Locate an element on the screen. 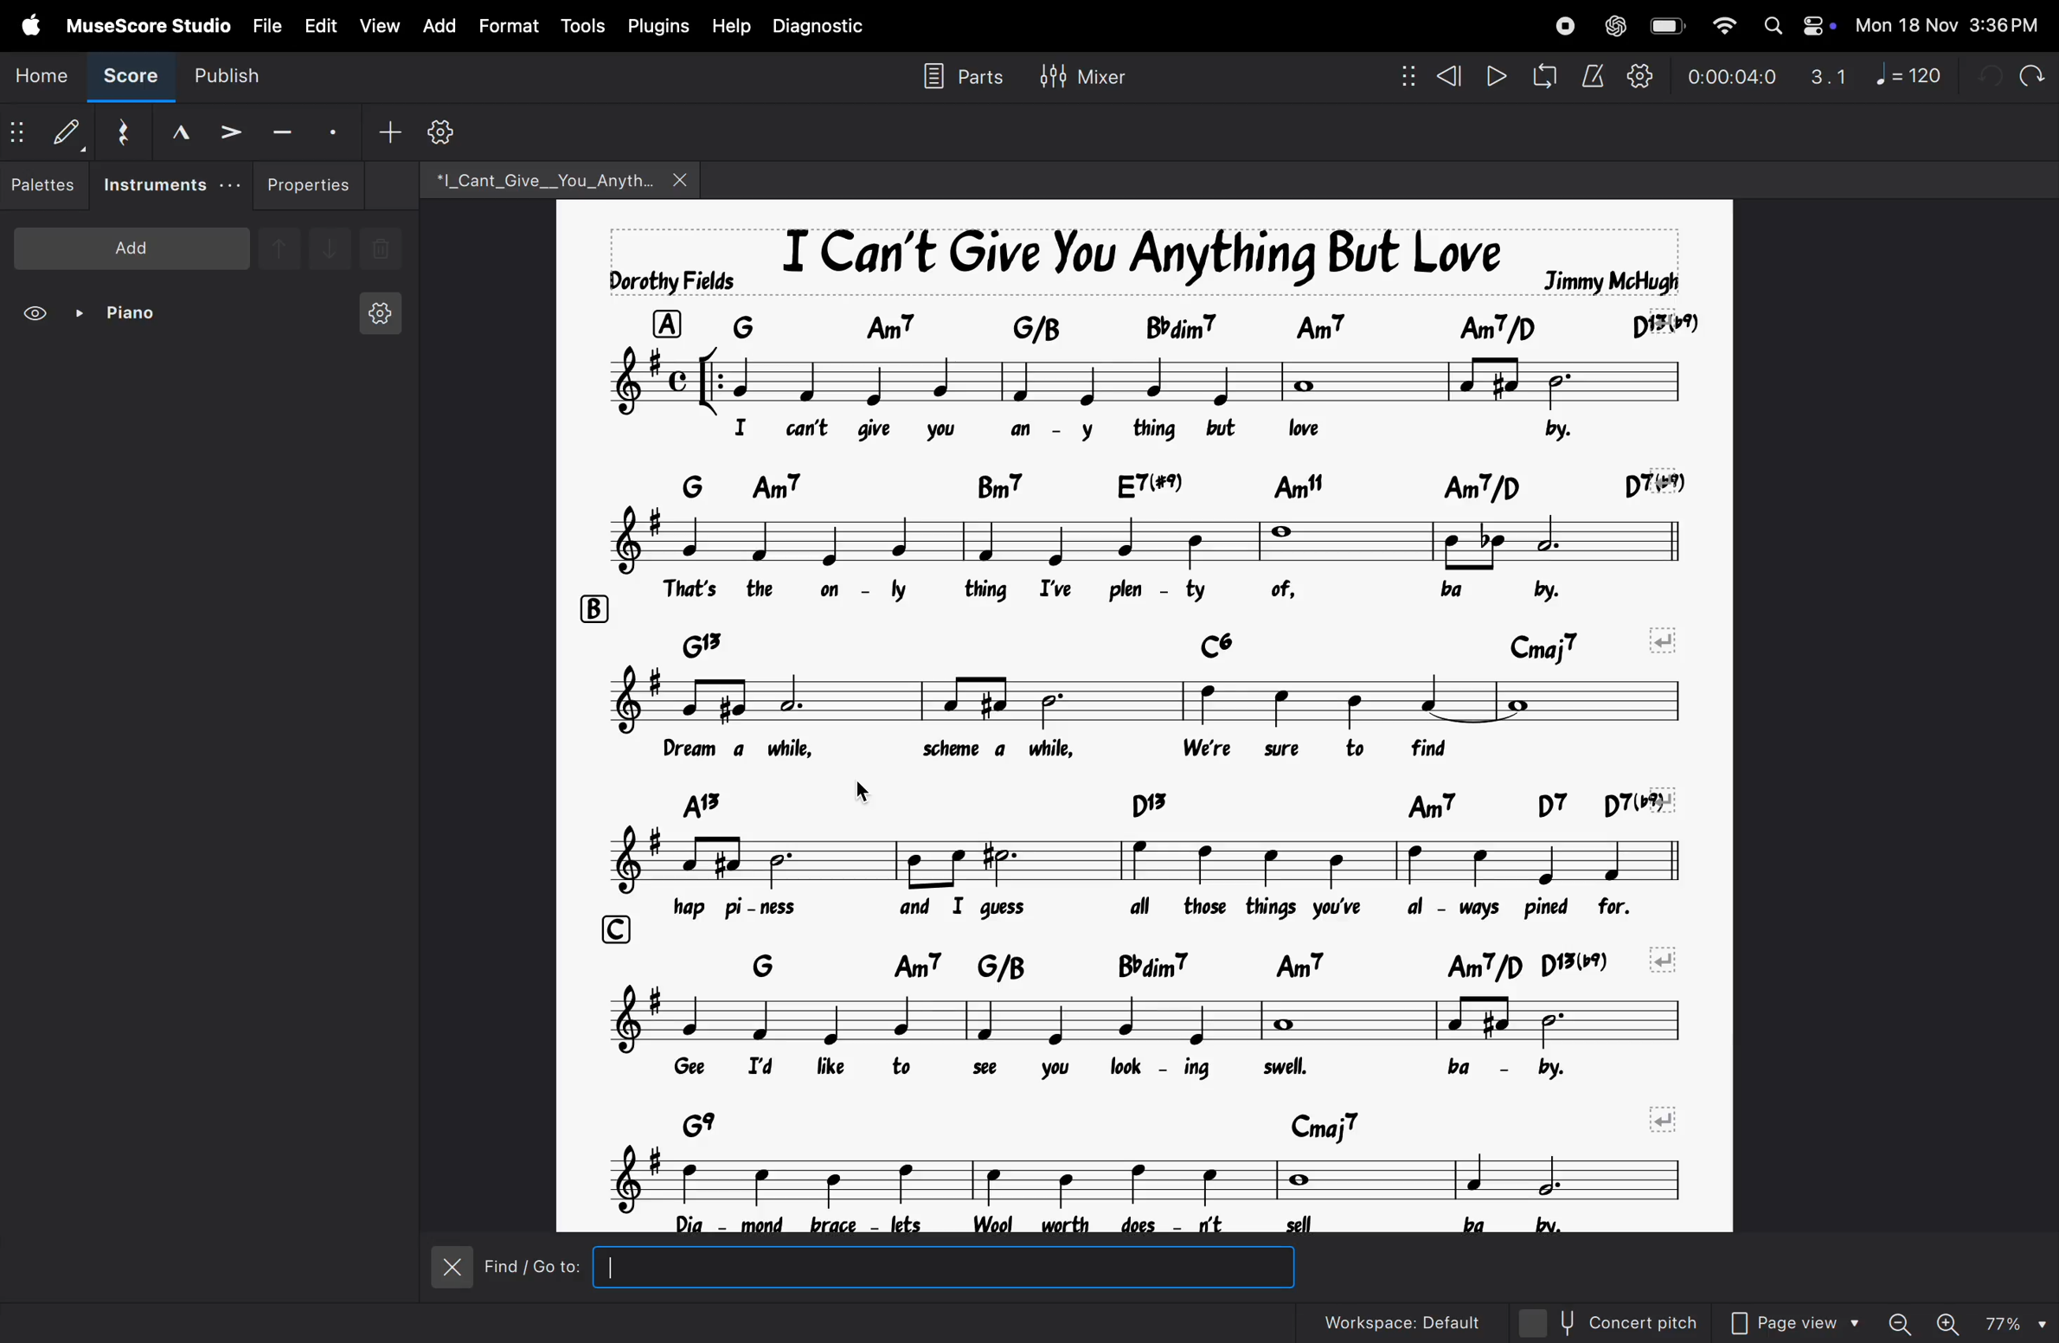  tools is located at coordinates (580, 27).